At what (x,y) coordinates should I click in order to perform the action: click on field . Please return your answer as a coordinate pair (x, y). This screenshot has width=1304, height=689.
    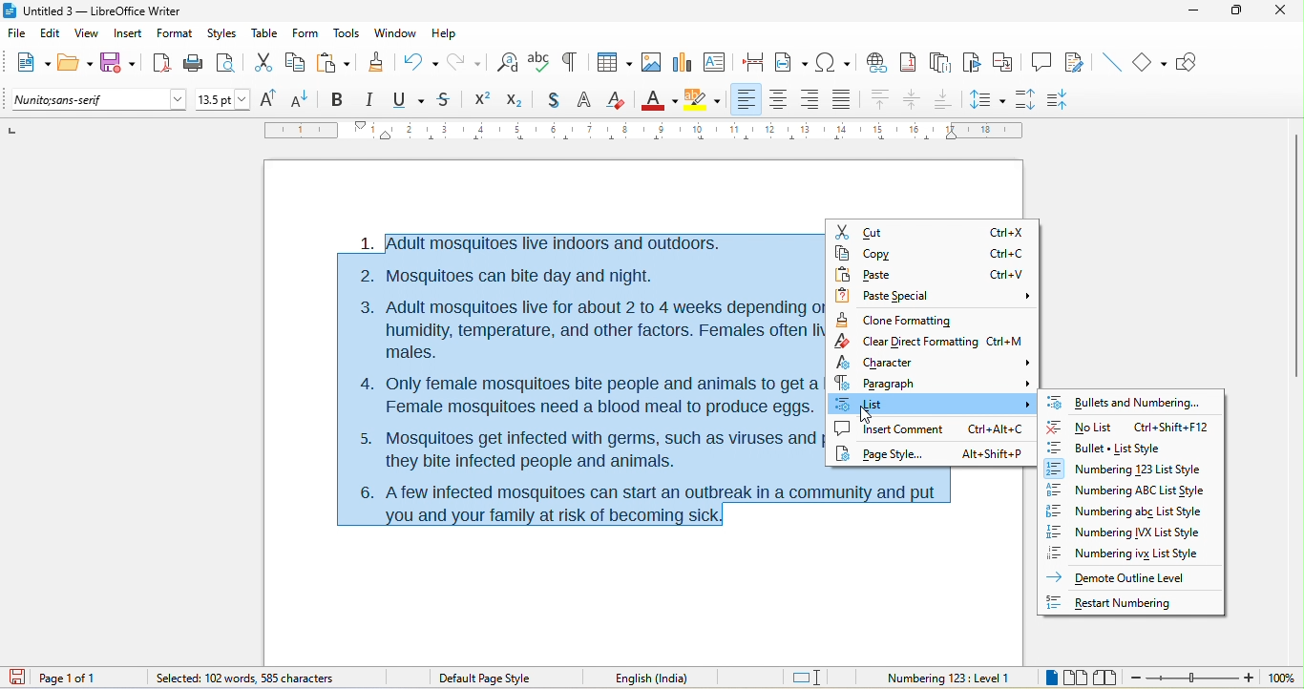
    Looking at the image, I should click on (791, 63).